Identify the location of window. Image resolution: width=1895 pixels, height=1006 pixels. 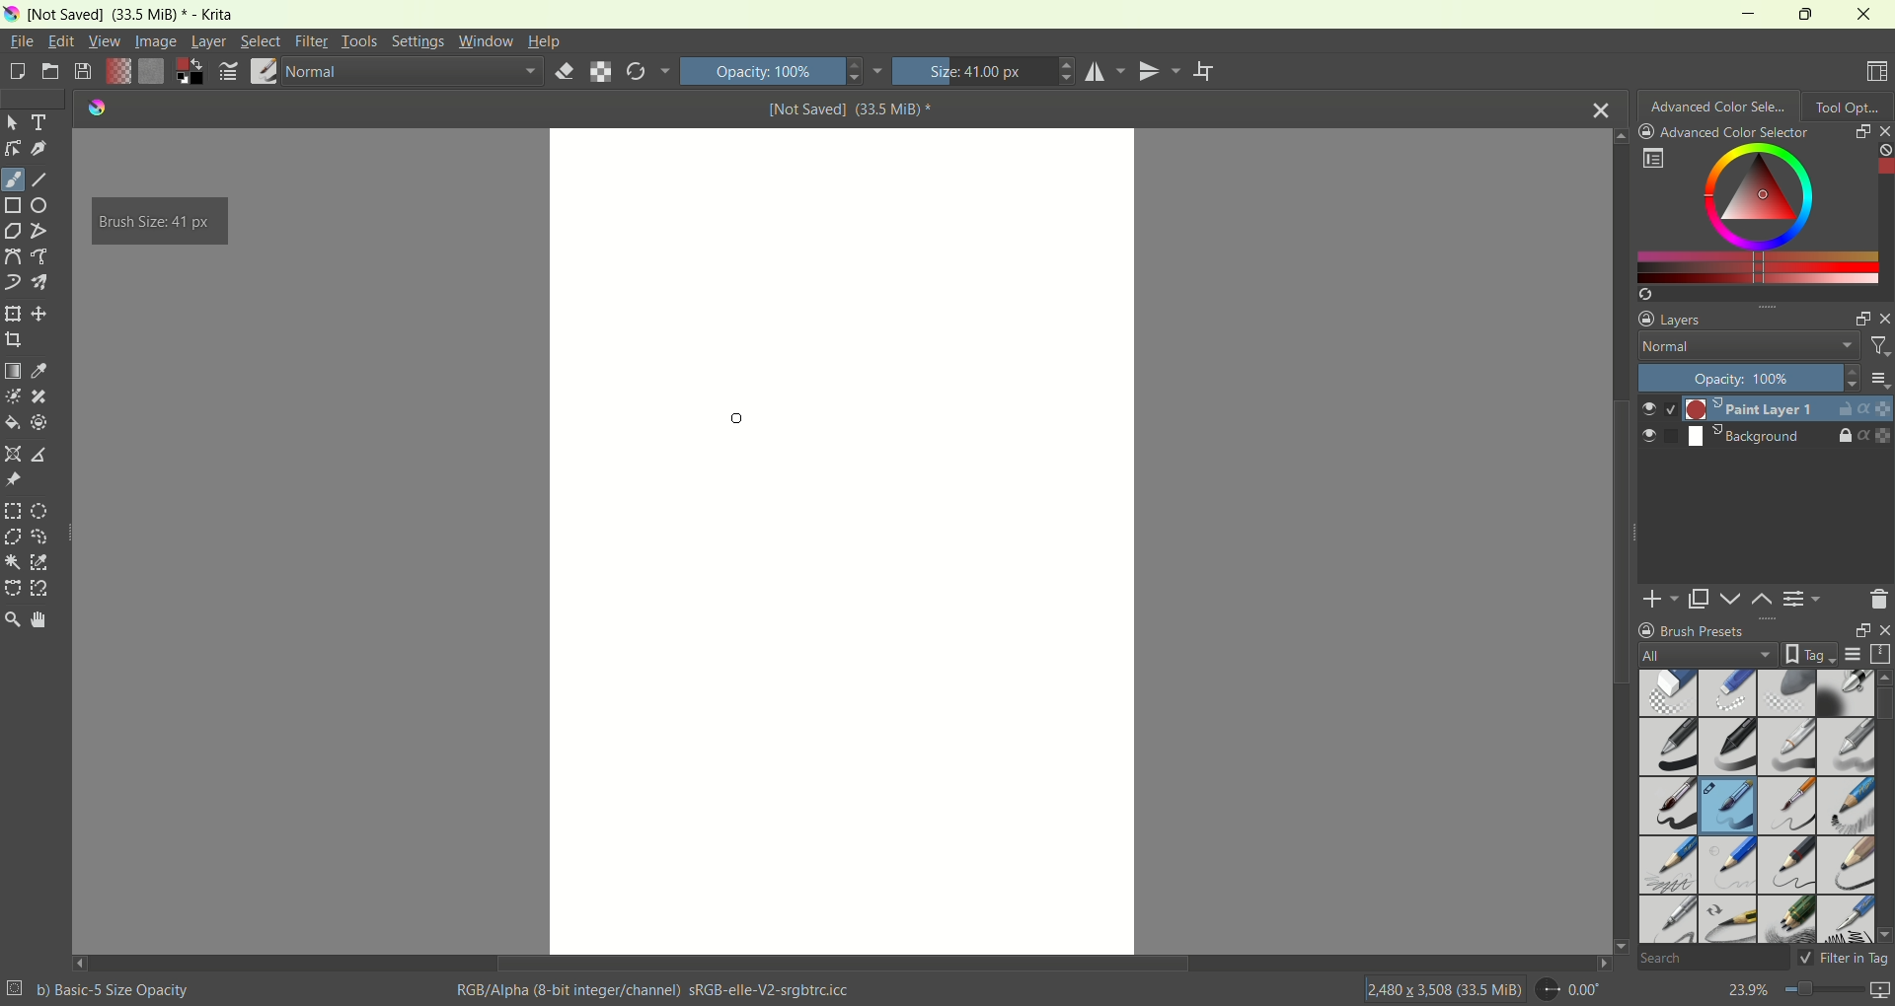
(486, 41).